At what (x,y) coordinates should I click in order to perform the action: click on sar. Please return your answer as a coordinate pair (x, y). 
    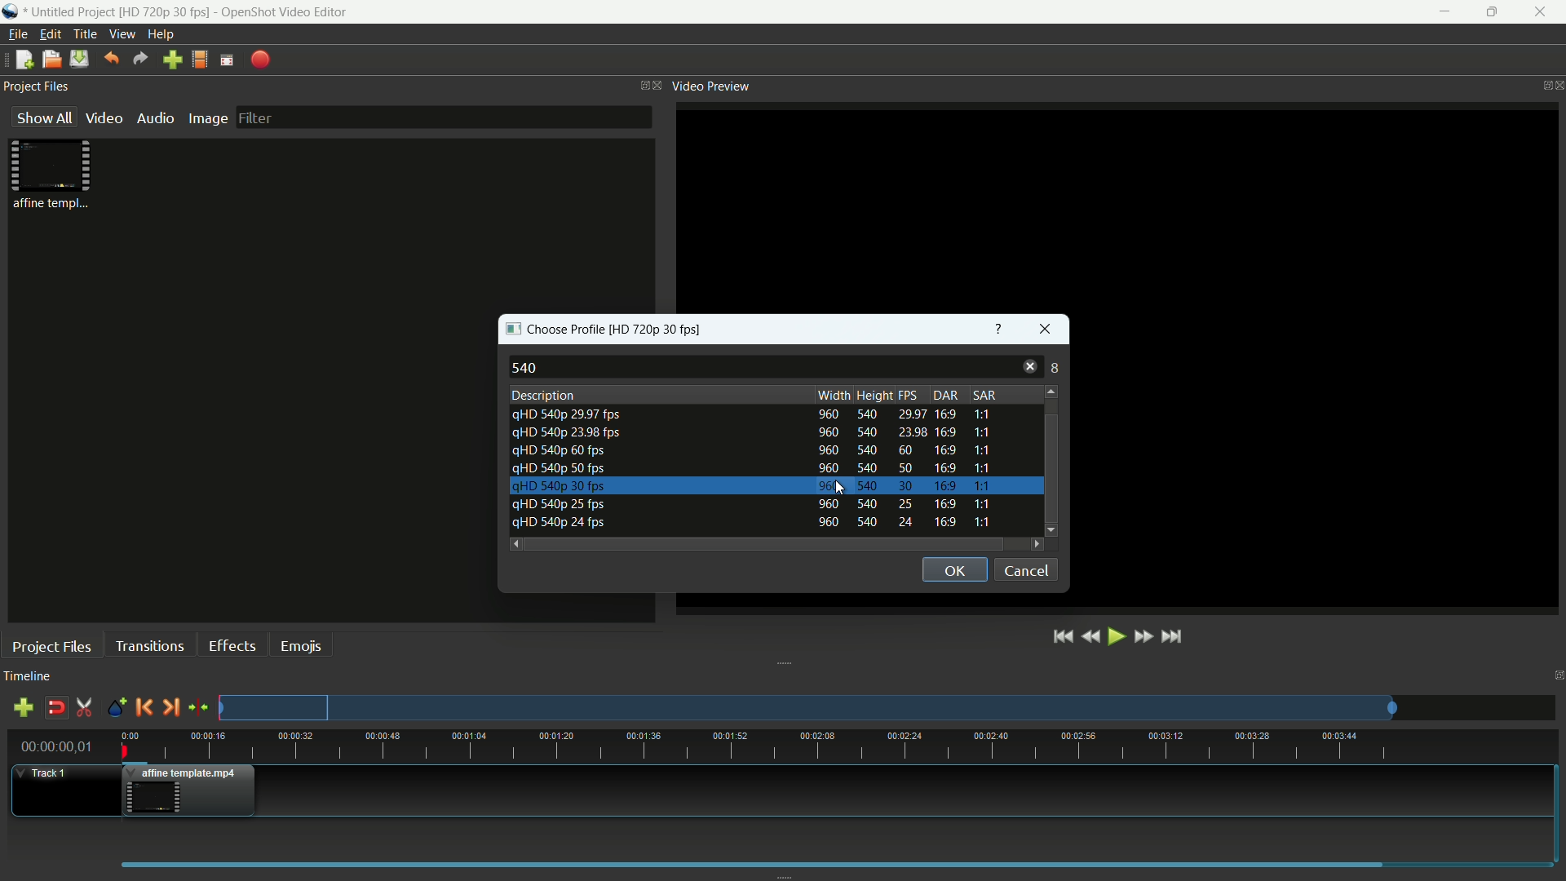
    Looking at the image, I should click on (984, 394).